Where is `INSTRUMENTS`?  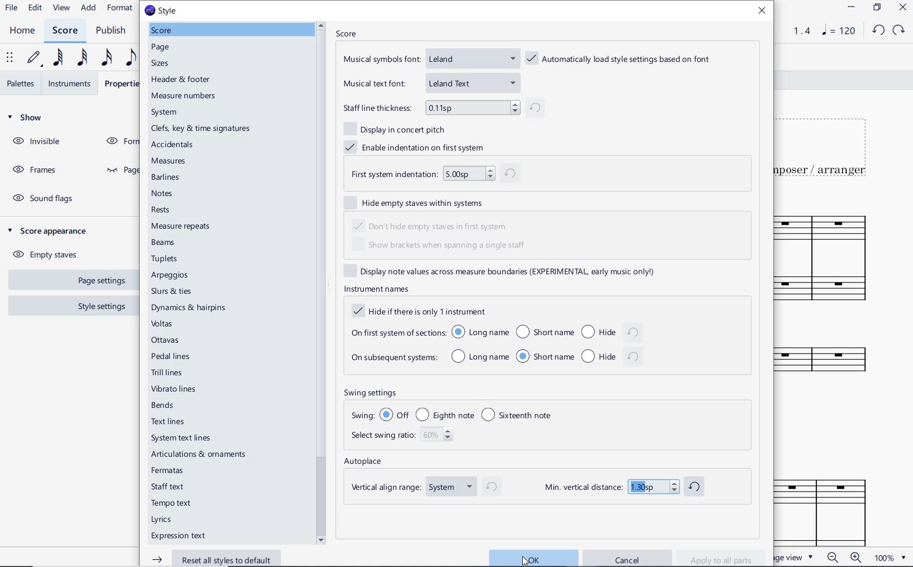
INSTRUMENTS is located at coordinates (72, 83).